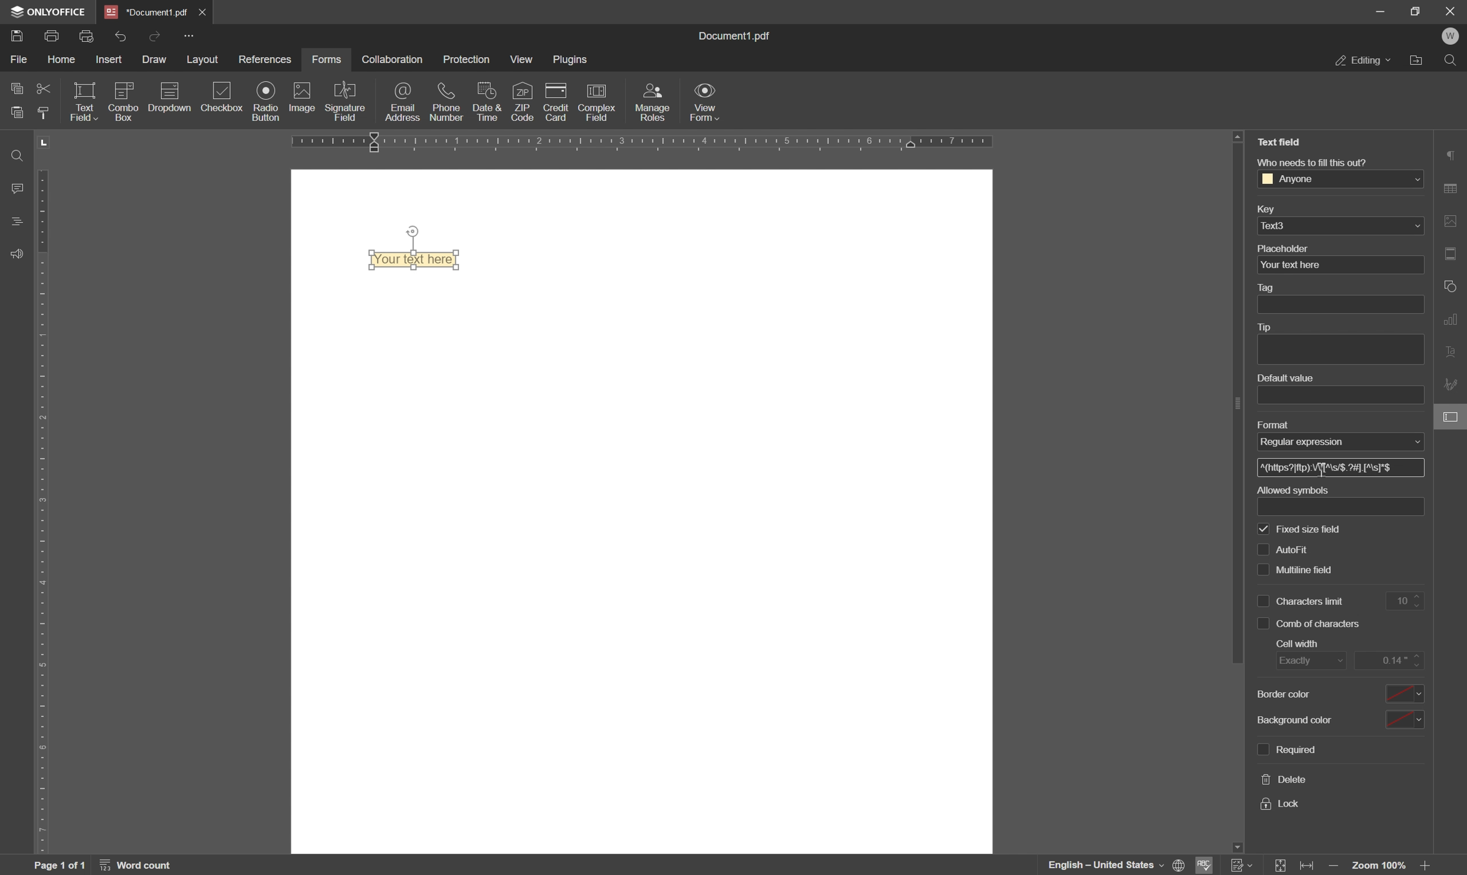 The height and width of the screenshot is (875, 1467). What do you see at coordinates (1415, 11) in the screenshot?
I see `restore down` at bounding box center [1415, 11].